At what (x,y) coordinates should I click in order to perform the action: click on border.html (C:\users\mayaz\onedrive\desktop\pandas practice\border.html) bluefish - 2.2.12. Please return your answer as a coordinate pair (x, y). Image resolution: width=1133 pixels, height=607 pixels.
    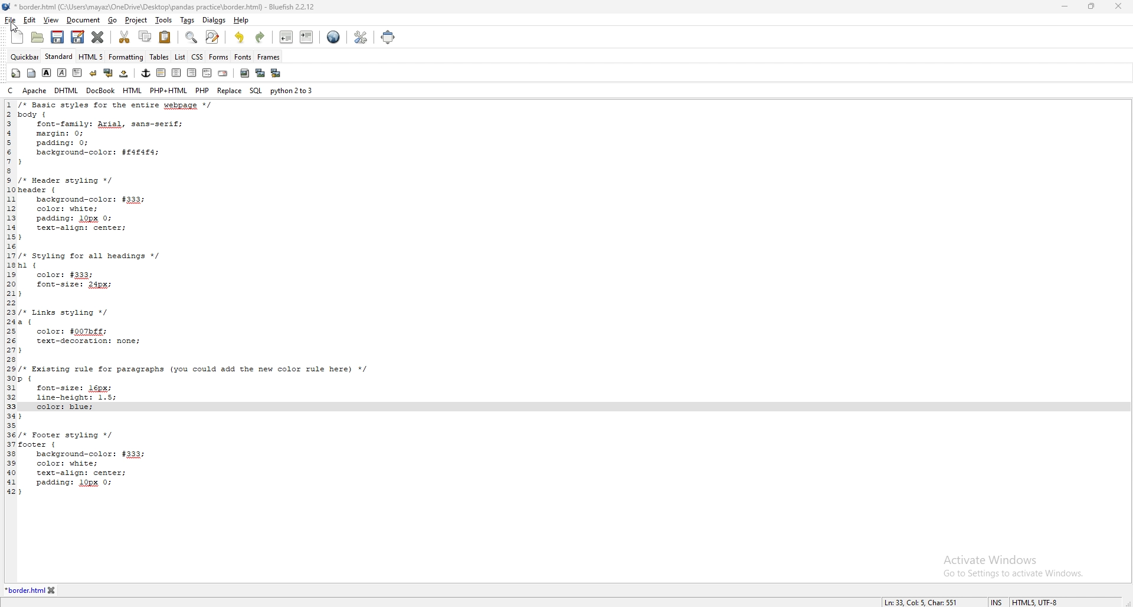
    Looking at the image, I should click on (169, 6).